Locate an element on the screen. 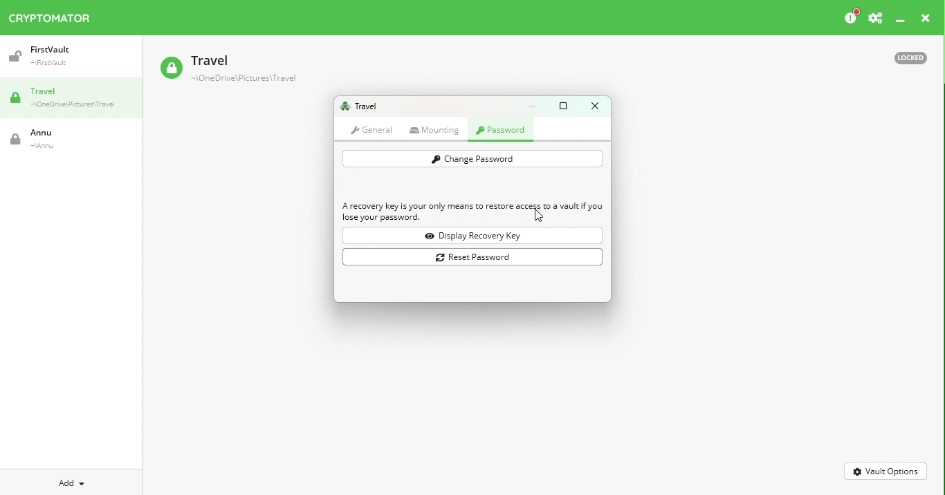 The width and height of the screenshot is (945, 495). Reset password is located at coordinates (475, 258).